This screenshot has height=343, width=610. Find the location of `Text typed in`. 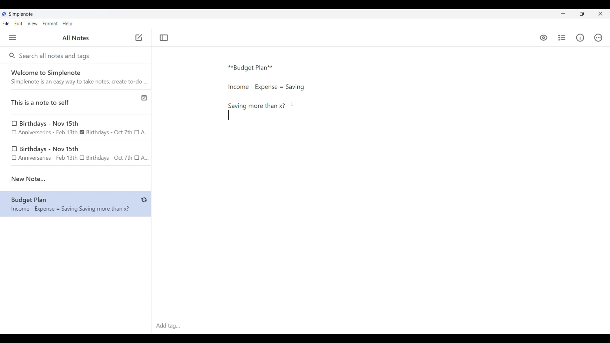

Text typed in is located at coordinates (251, 68).